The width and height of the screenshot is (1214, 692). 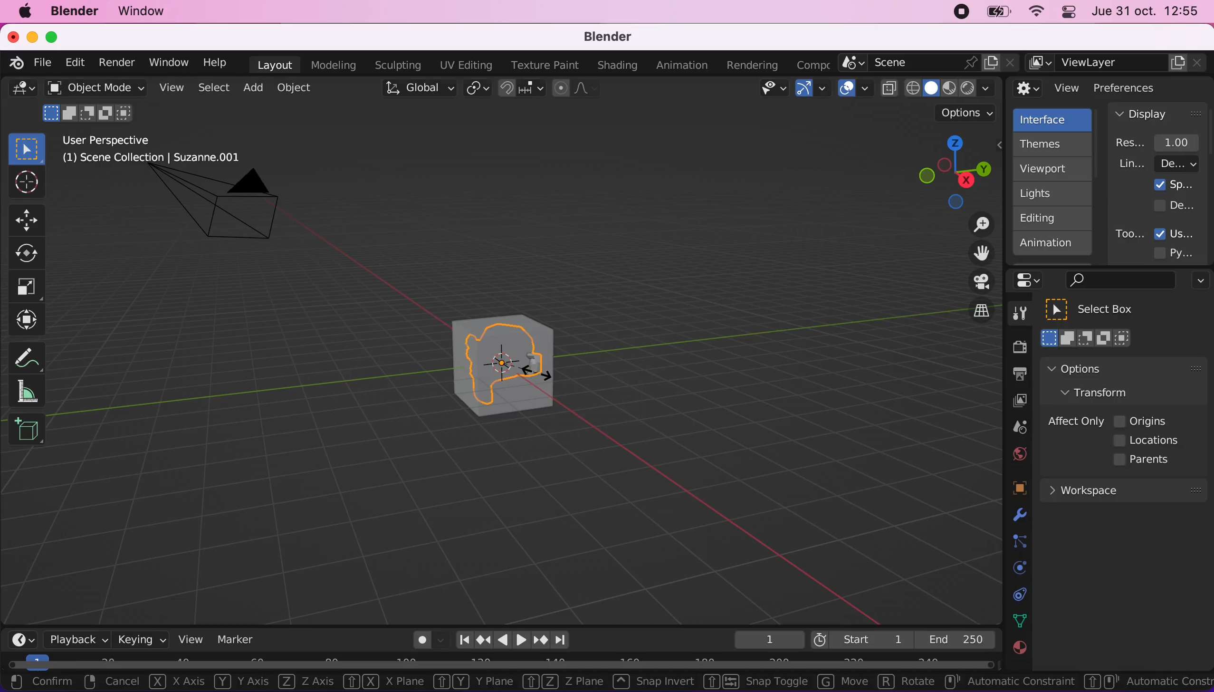 I want to click on automatic constraint, so click(x=1147, y=681).